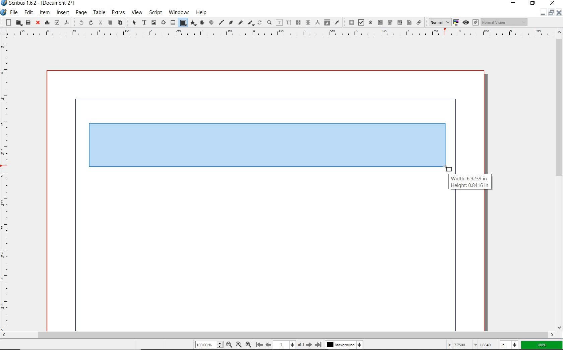 The image size is (563, 350). Describe the element at coordinates (542, 345) in the screenshot. I see `zoom factor` at that location.